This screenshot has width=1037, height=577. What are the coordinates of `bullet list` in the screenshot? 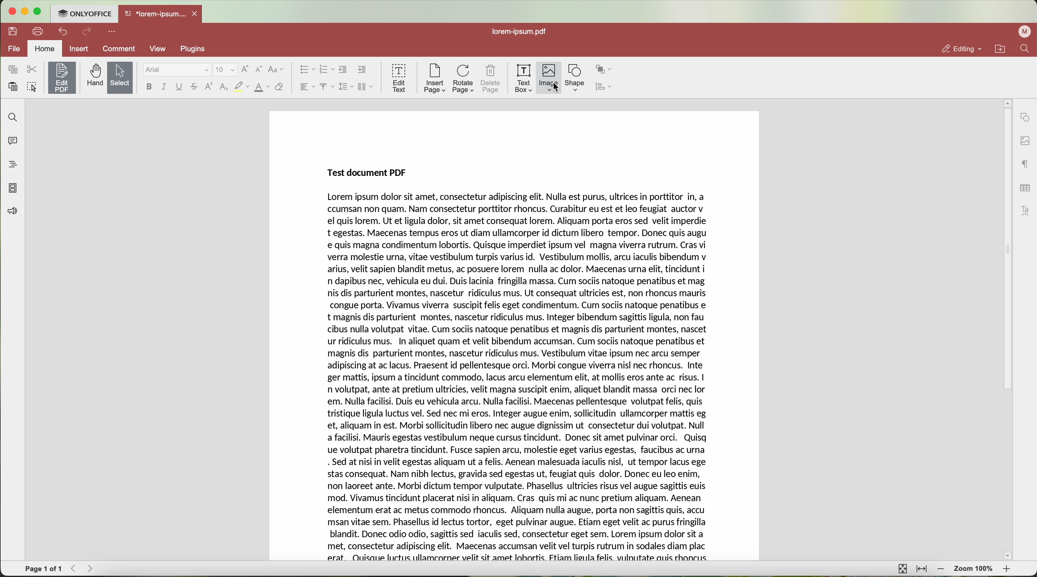 It's located at (305, 70).